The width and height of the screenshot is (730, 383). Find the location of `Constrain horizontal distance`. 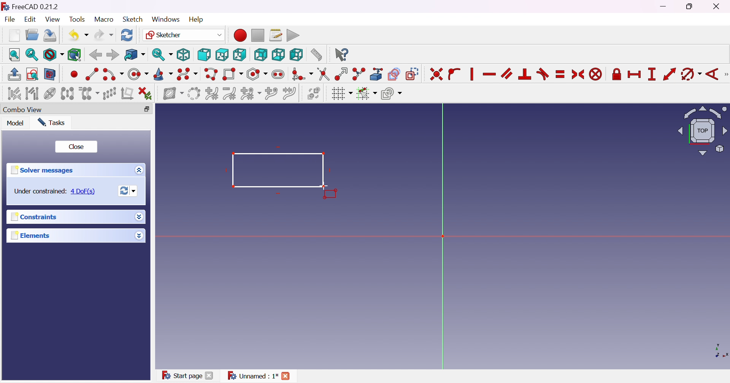

Constrain horizontal distance is located at coordinates (634, 75).